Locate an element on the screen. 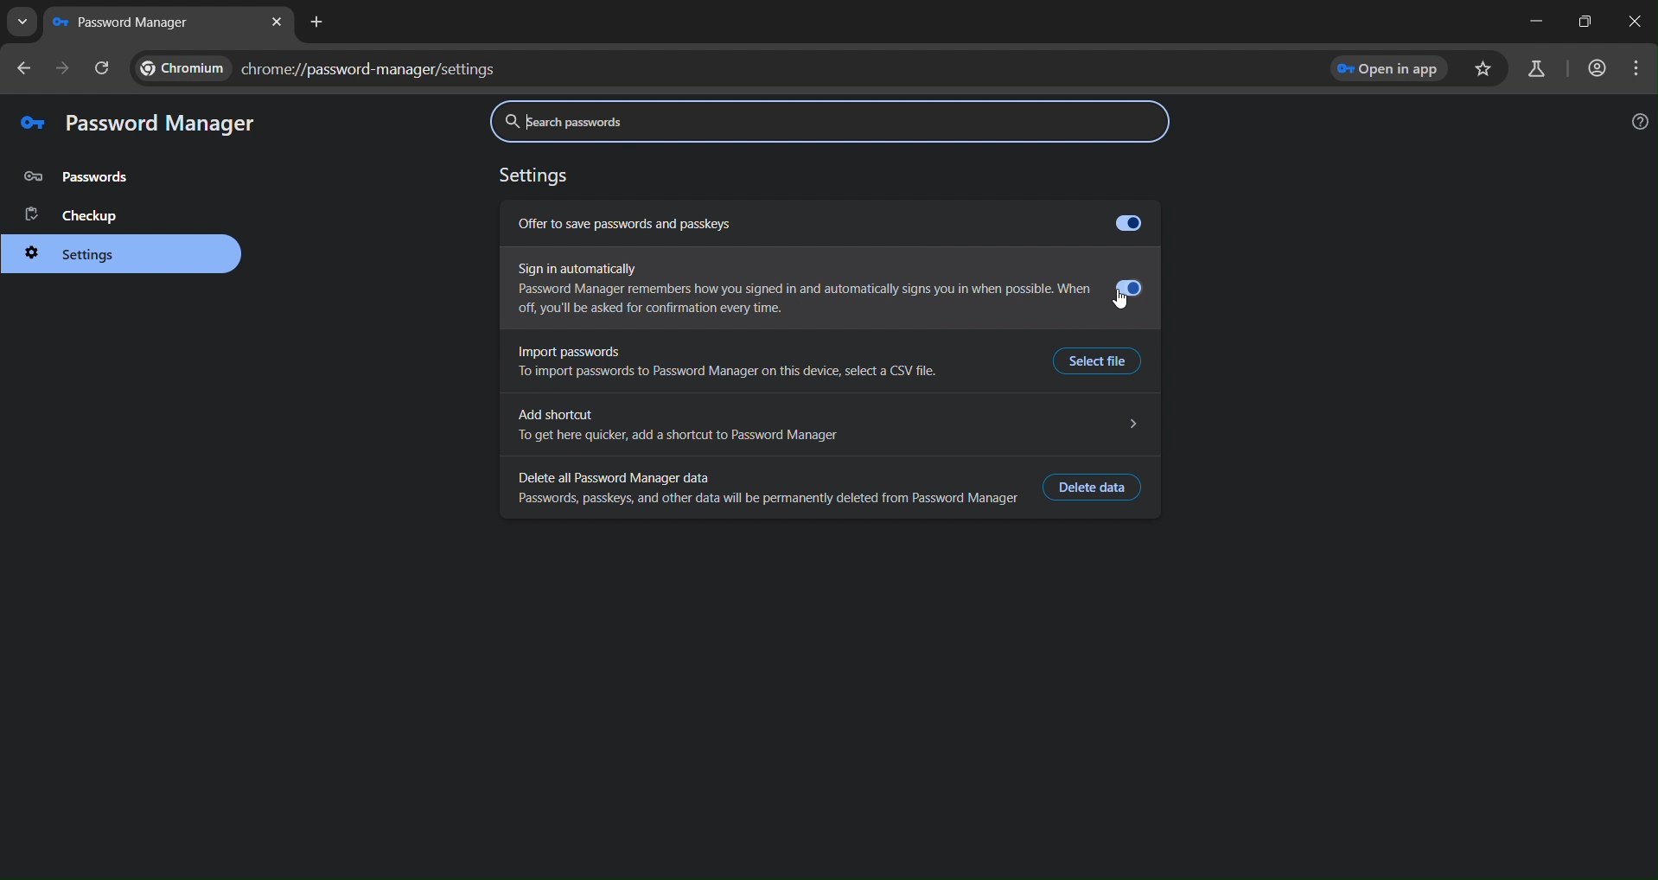 The height and width of the screenshot is (880, 1658). open in app is located at coordinates (1393, 68).